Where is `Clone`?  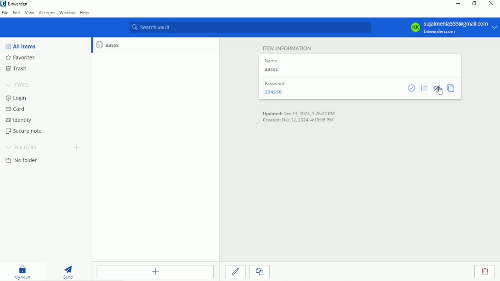
Clone is located at coordinates (260, 271).